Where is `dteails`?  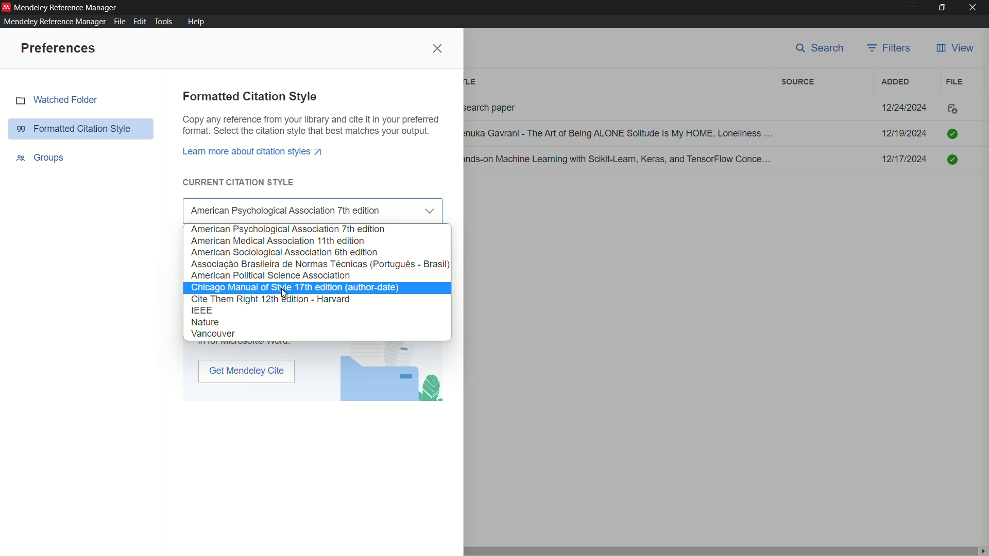
dteails is located at coordinates (715, 135).